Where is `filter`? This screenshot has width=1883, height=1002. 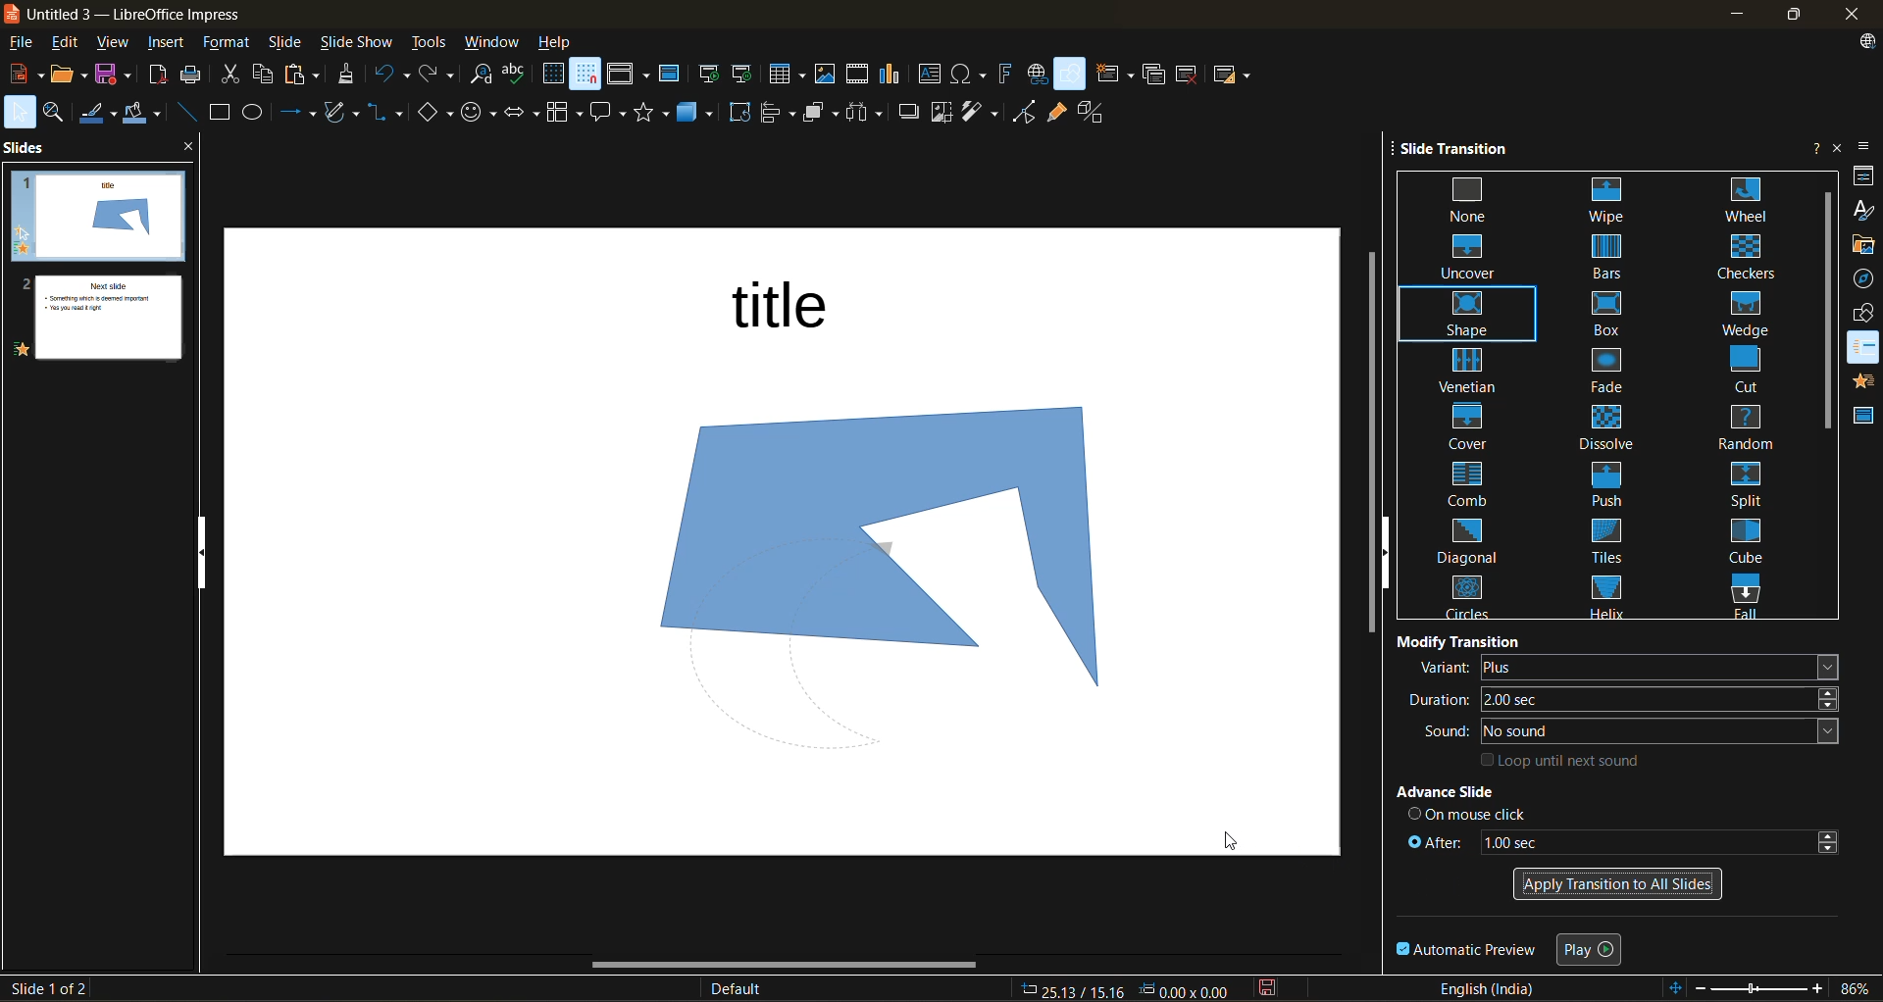 filter is located at coordinates (983, 112).